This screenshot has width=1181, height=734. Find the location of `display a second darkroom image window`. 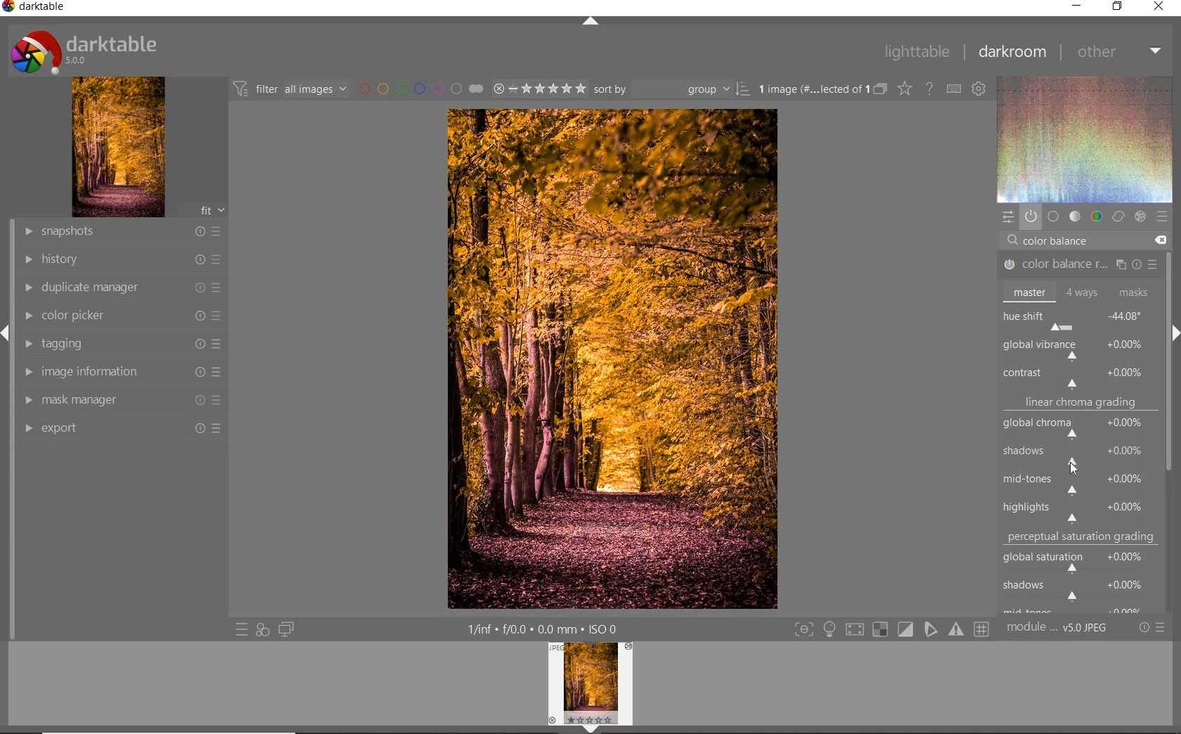

display a second darkroom image window is located at coordinates (283, 629).